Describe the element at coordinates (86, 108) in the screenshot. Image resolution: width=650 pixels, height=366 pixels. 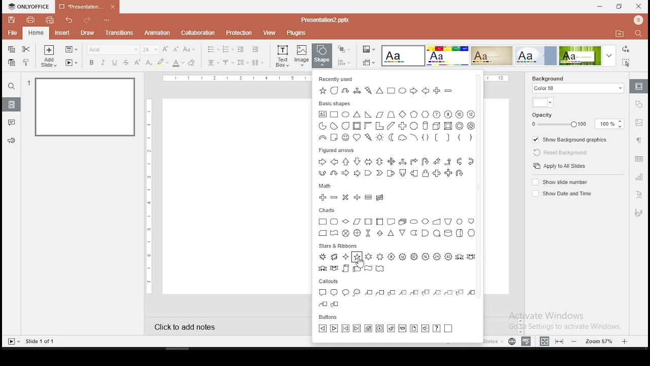
I see `slide 1` at that location.